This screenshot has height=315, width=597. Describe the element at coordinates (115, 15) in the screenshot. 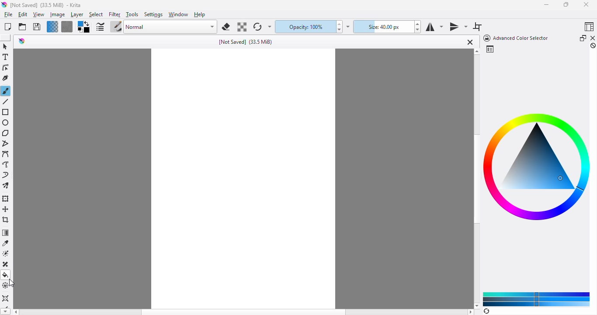

I see `filter` at that location.